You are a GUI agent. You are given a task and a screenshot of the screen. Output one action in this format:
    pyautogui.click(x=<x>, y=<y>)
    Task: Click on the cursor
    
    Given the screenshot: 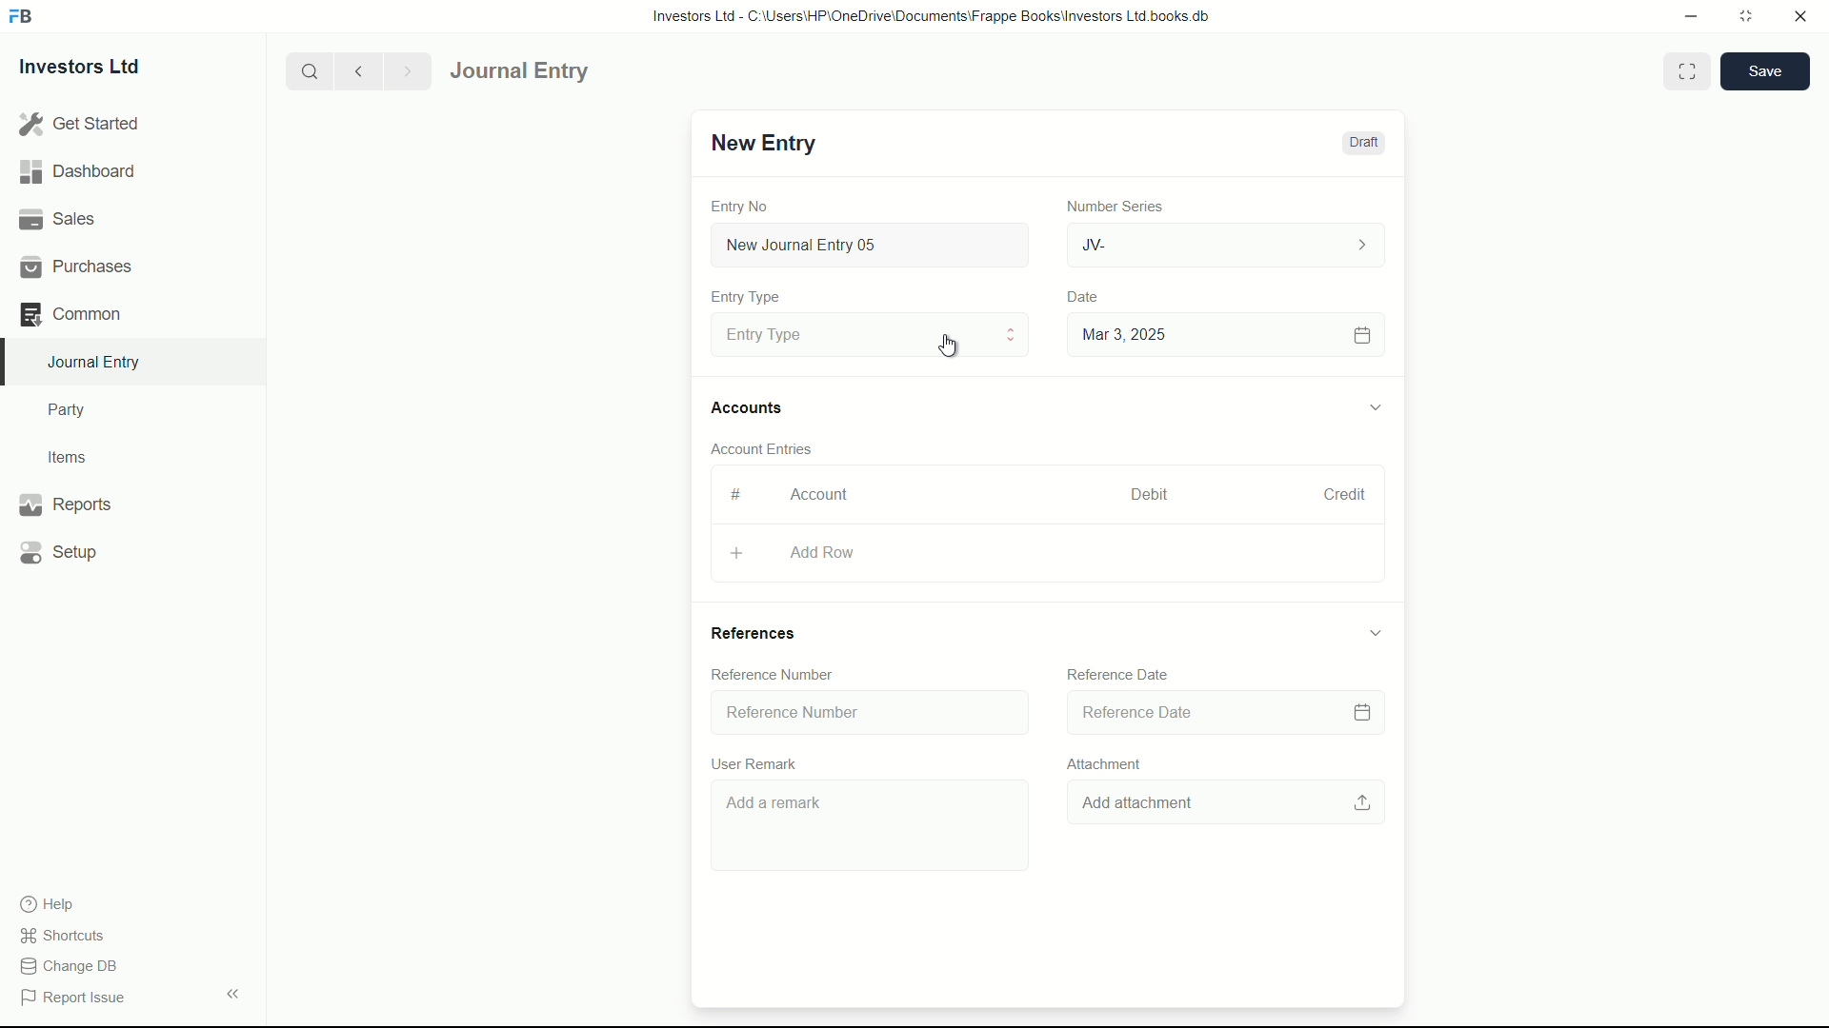 What is the action you would take?
    pyautogui.click(x=949, y=350)
    